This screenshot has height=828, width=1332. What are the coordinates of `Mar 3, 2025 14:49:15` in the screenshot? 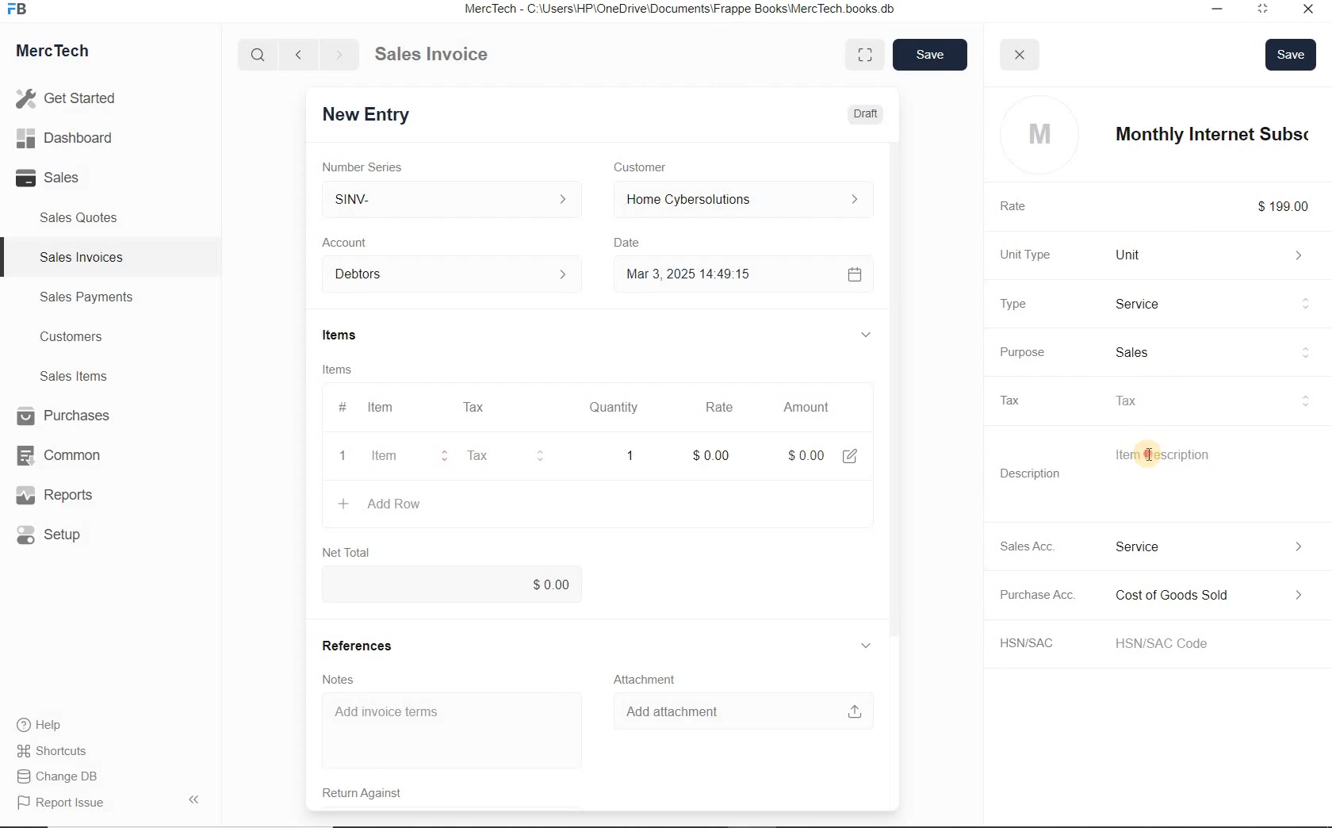 It's located at (686, 276).